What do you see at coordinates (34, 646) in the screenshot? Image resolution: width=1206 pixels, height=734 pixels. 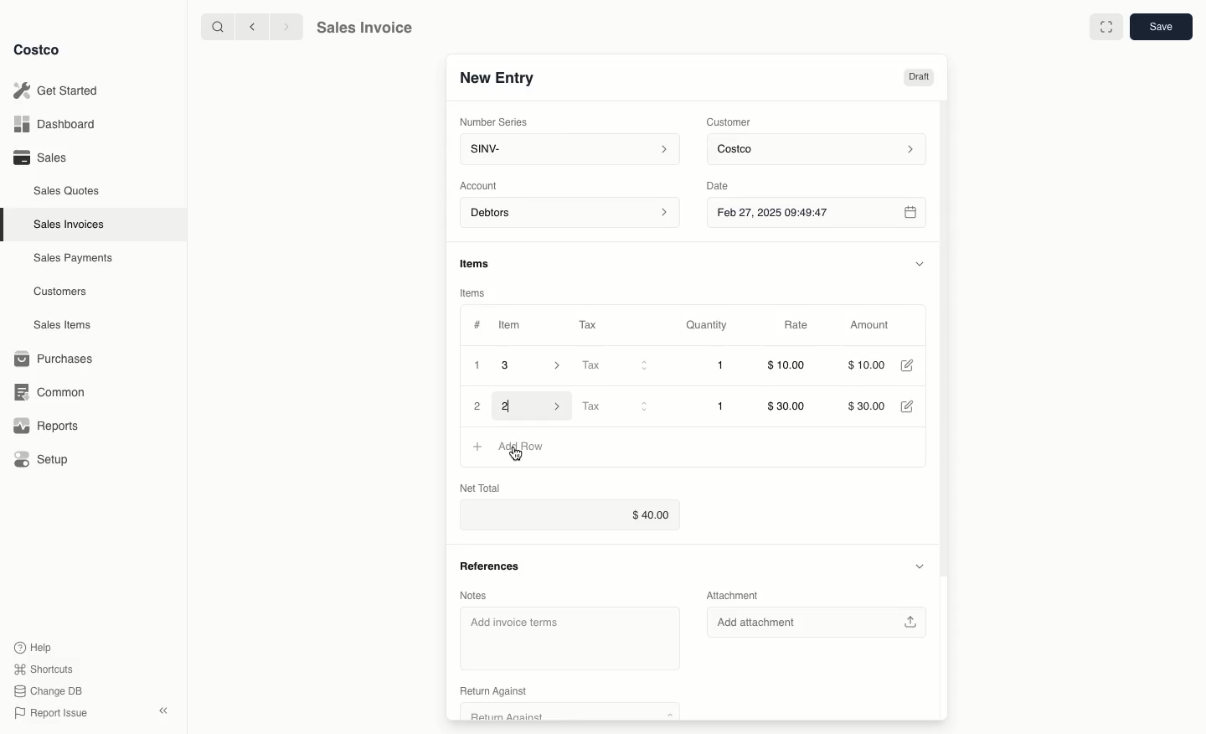 I see `Help` at bounding box center [34, 646].